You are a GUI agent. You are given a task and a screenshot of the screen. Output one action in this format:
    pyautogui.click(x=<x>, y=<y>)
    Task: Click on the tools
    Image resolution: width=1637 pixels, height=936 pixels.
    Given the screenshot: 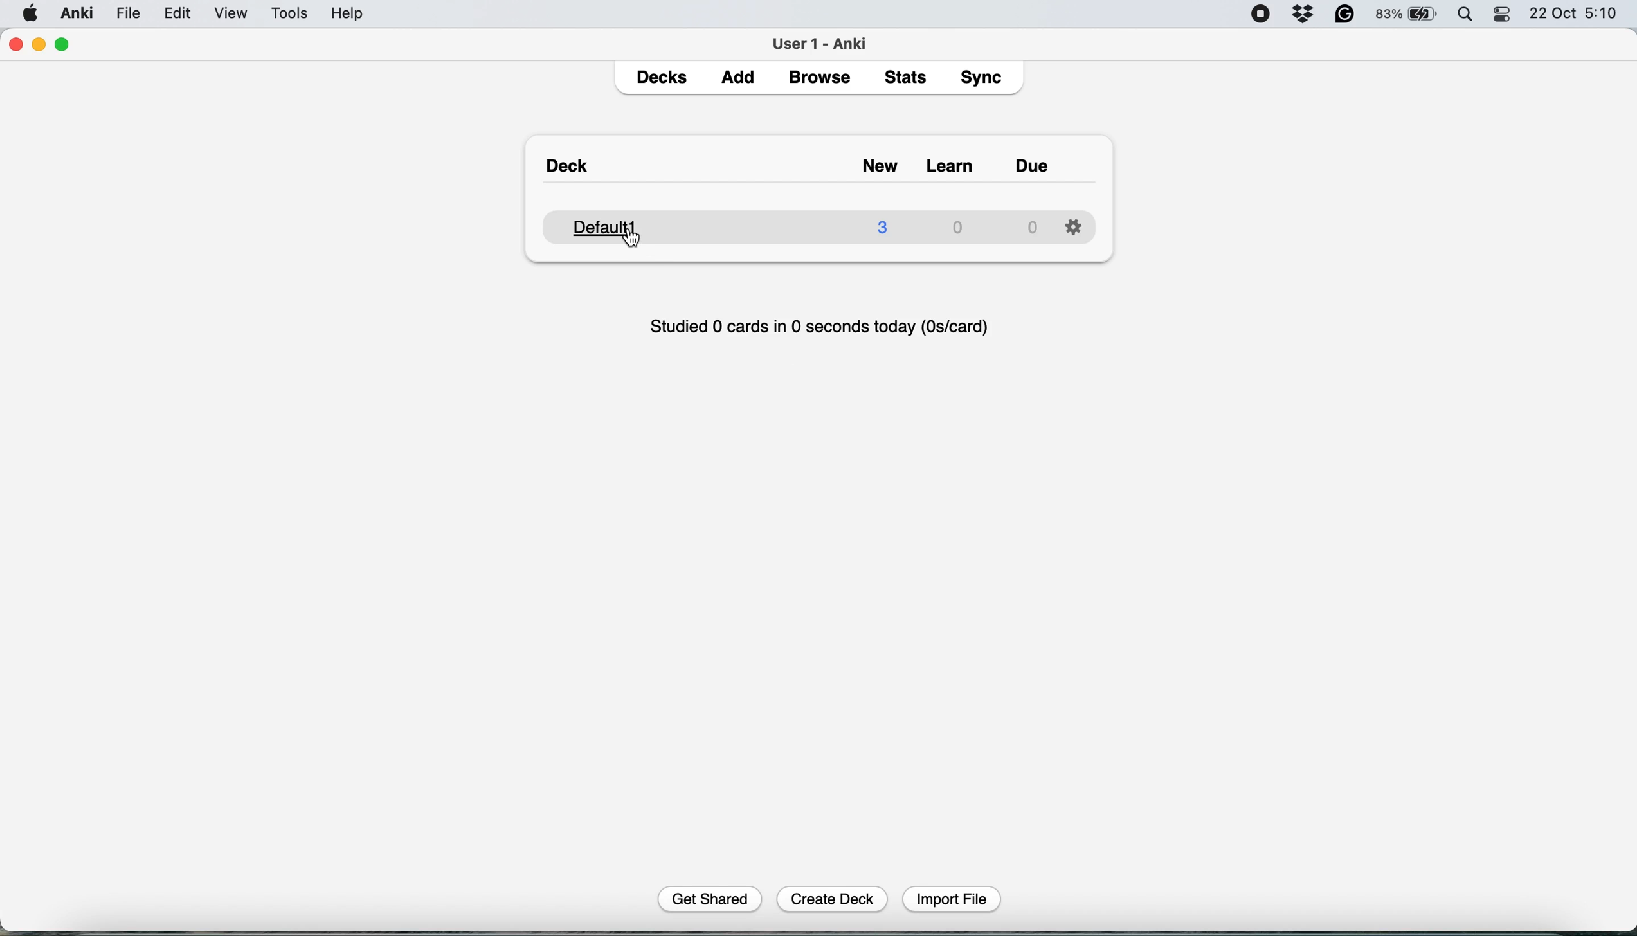 What is the action you would take?
    pyautogui.click(x=285, y=13)
    